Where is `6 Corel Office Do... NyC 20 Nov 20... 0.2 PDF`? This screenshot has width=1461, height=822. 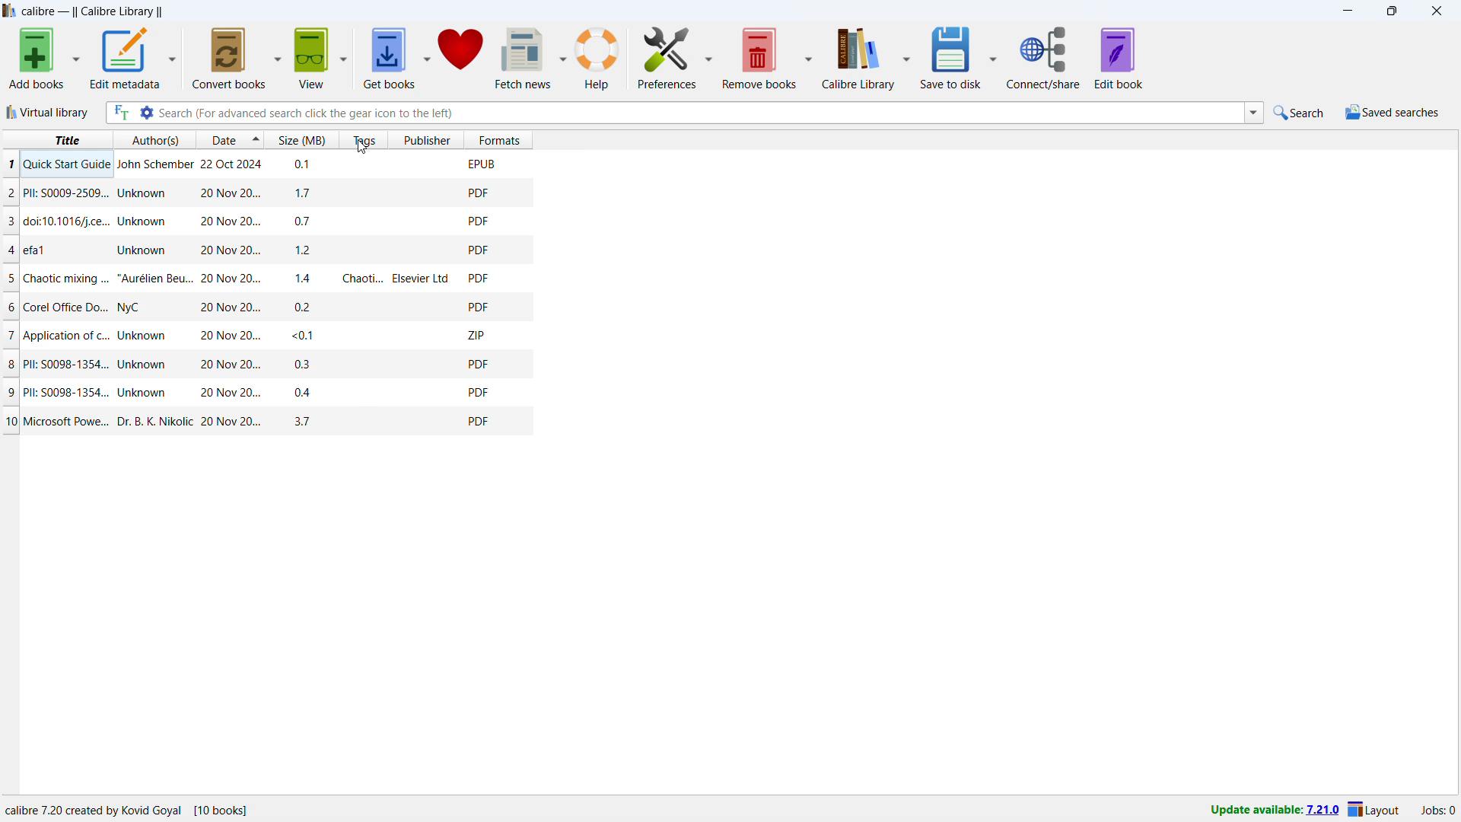
6 Corel Office Do... NyC 20 Nov 20... 0.2 PDF is located at coordinates (270, 305).